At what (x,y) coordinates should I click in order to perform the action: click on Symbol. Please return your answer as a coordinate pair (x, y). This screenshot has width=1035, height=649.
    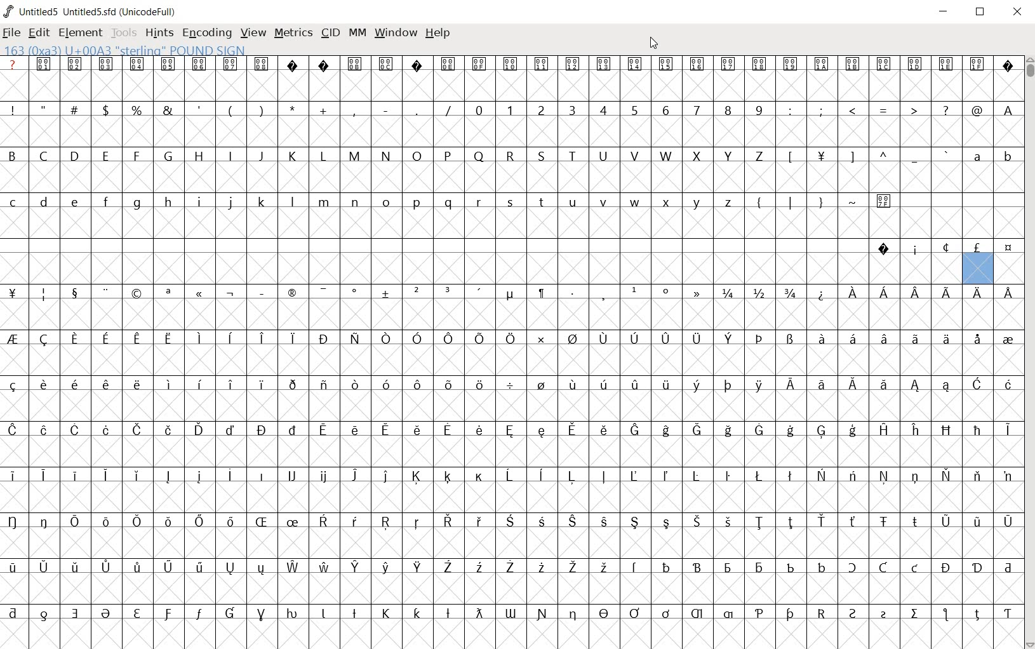
    Looking at the image, I should click on (790, 385).